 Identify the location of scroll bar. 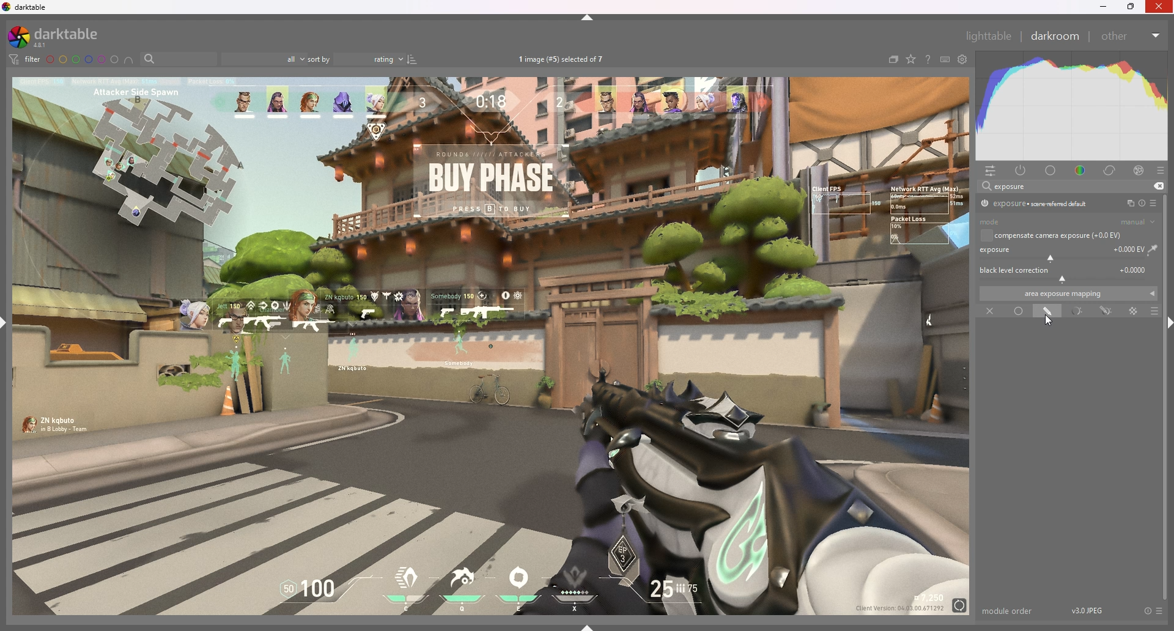
(1169, 449).